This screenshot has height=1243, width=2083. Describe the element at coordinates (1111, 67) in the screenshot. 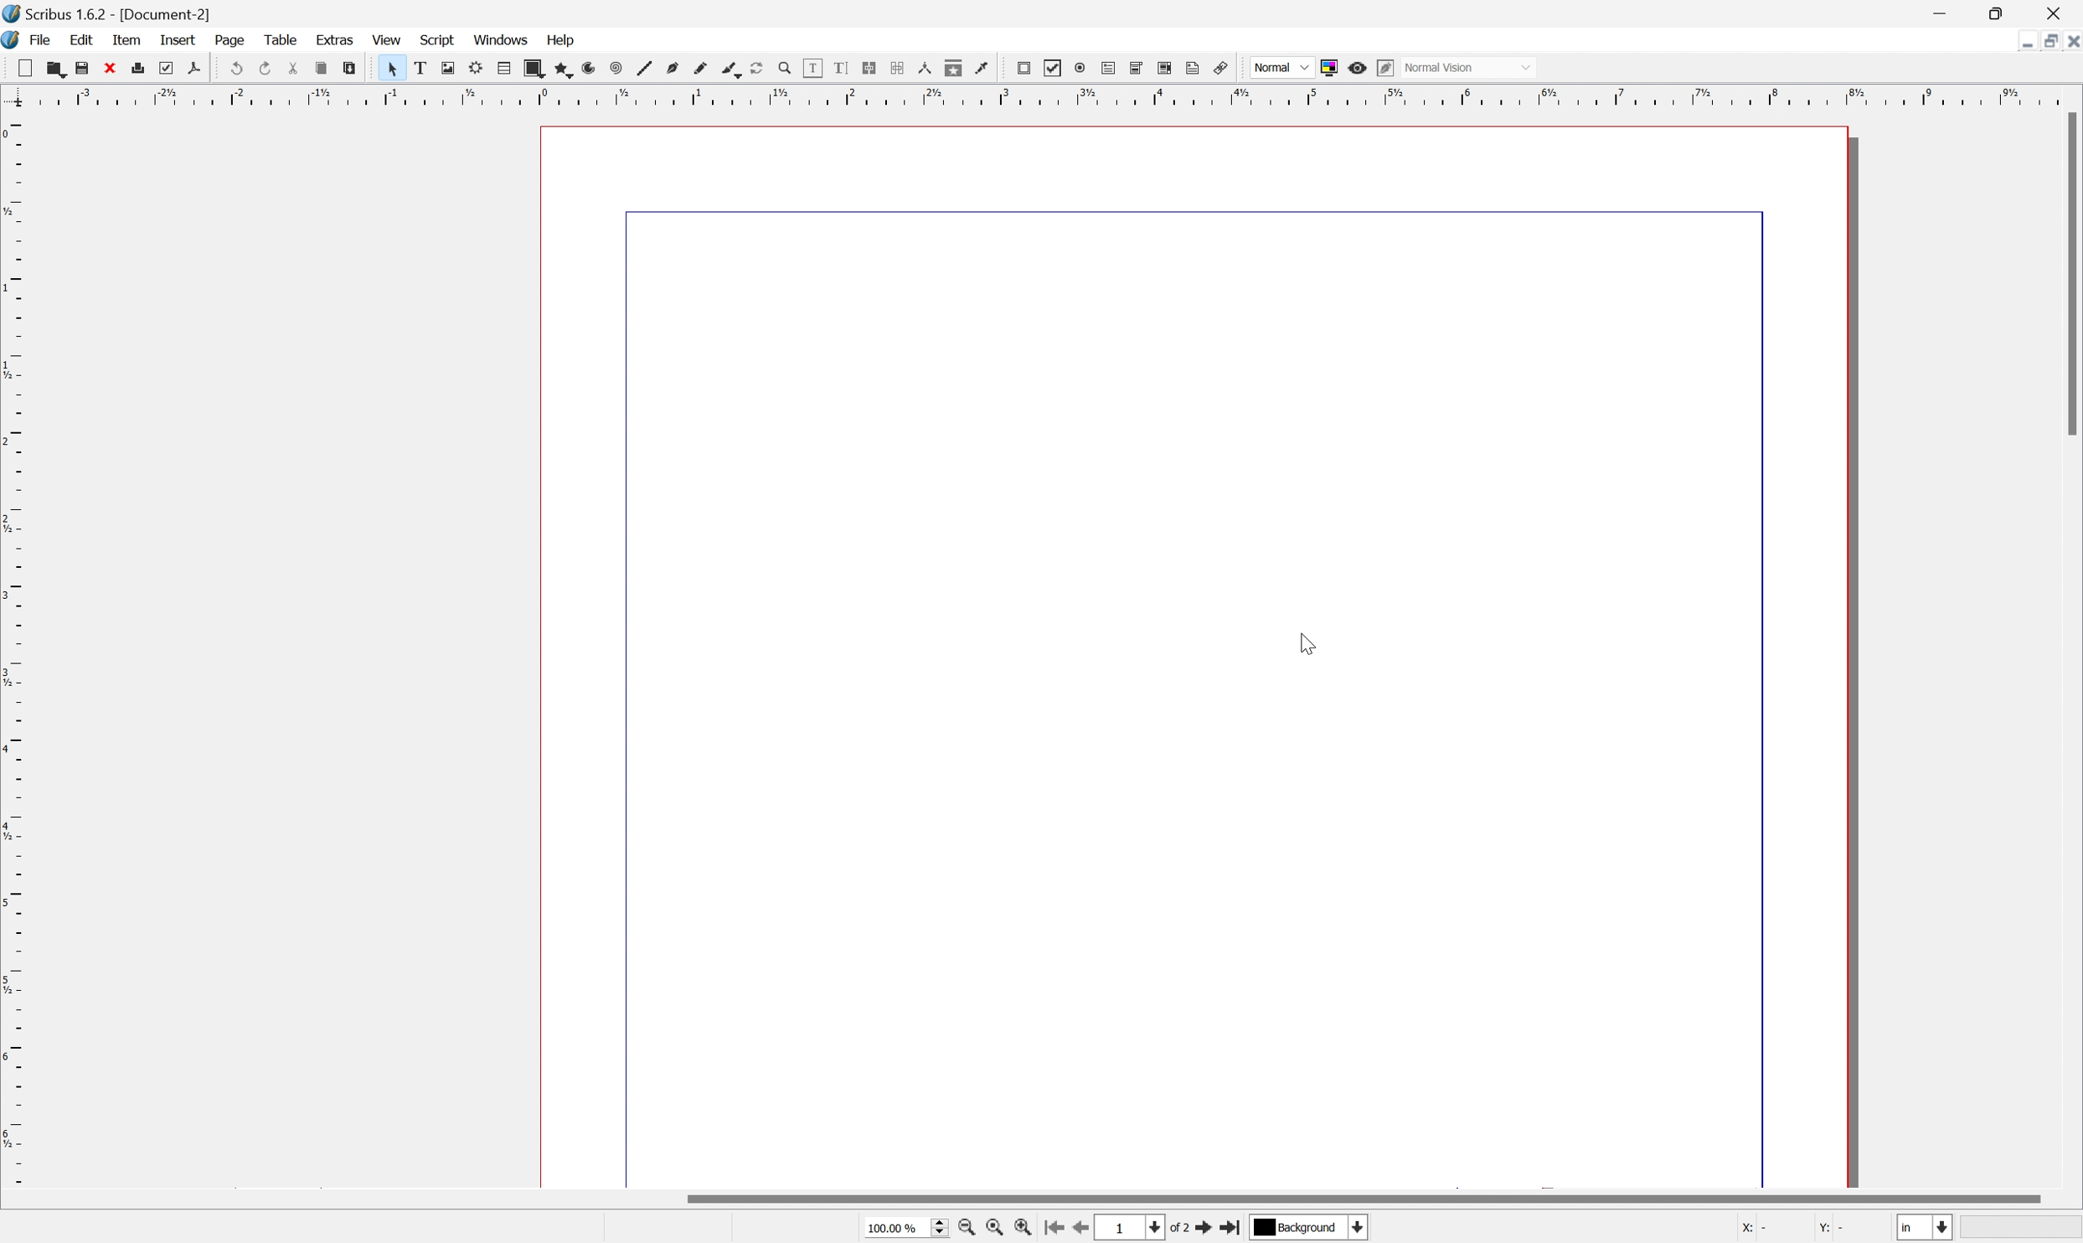

I see `pdf text field` at that location.